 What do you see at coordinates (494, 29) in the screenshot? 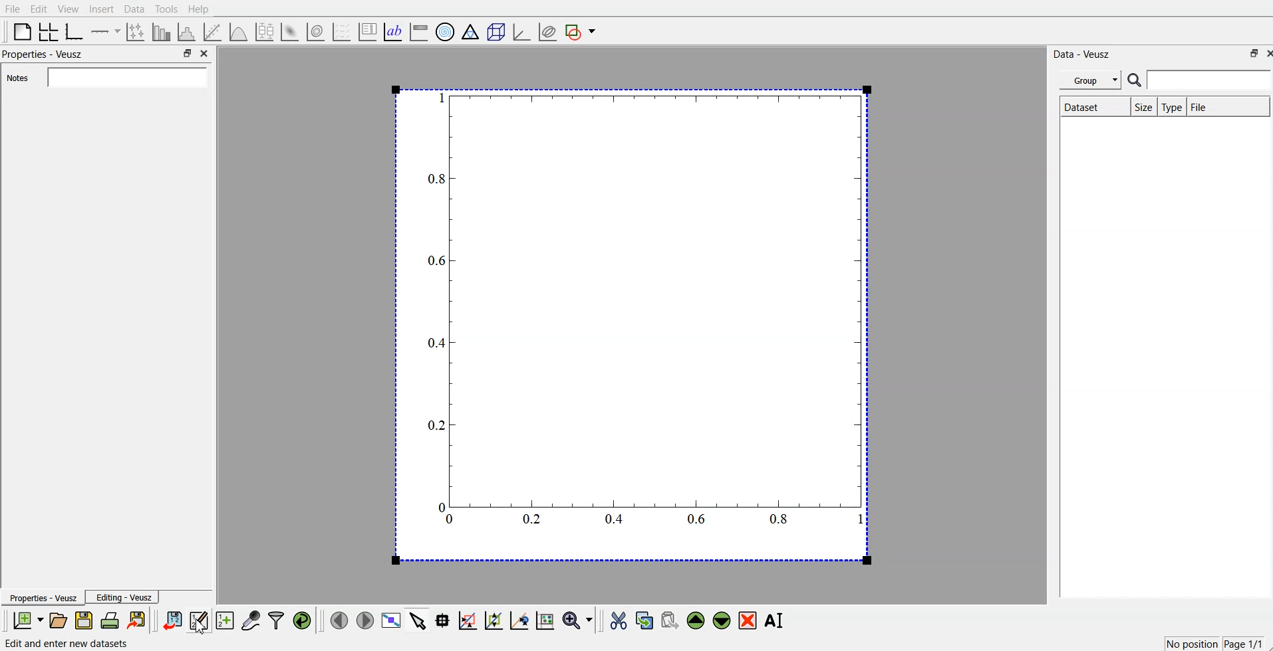
I see `3d scenes` at bounding box center [494, 29].